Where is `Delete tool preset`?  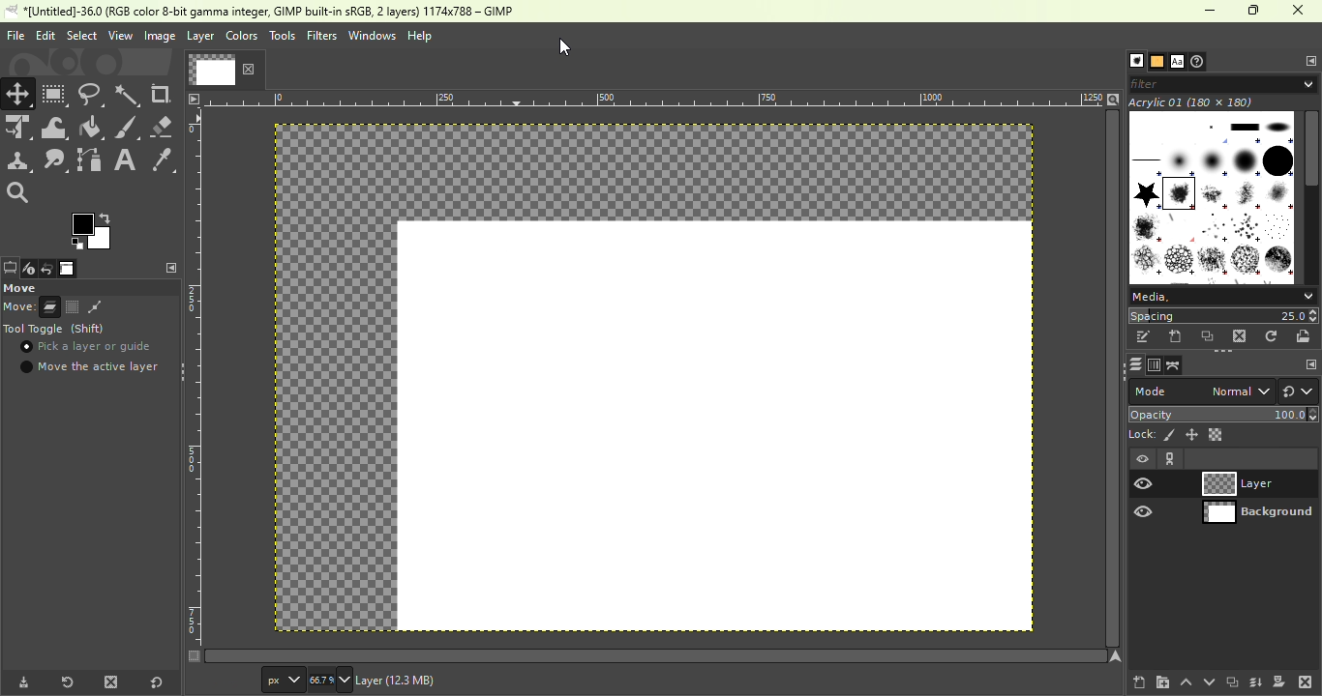
Delete tool preset is located at coordinates (110, 681).